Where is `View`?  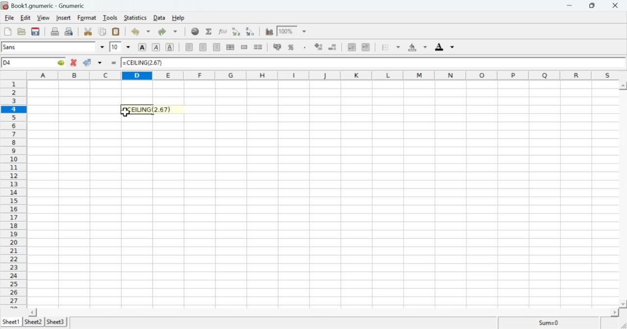 View is located at coordinates (43, 18).